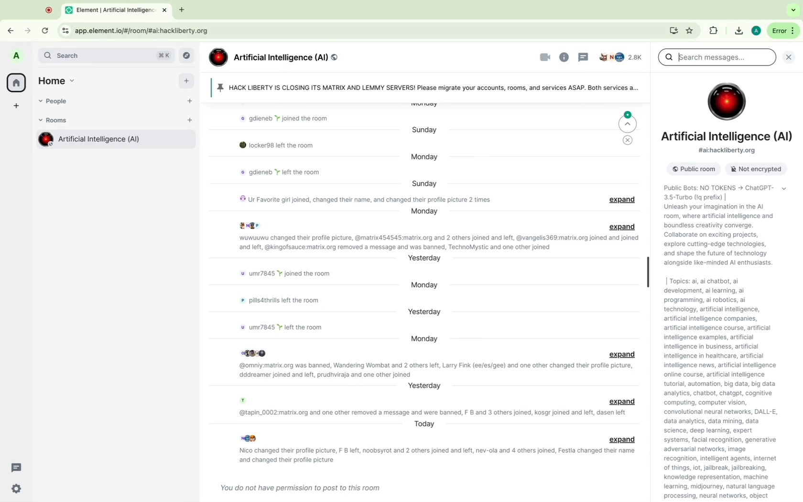 This screenshot has height=502, width=803. What do you see at coordinates (60, 79) in the screenshot?
I see `home` at bounding box center [60, 79].